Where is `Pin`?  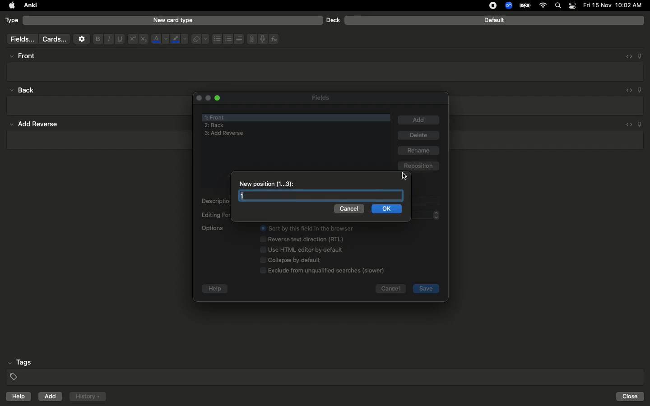
Pin is located at coordinates (640, 55).